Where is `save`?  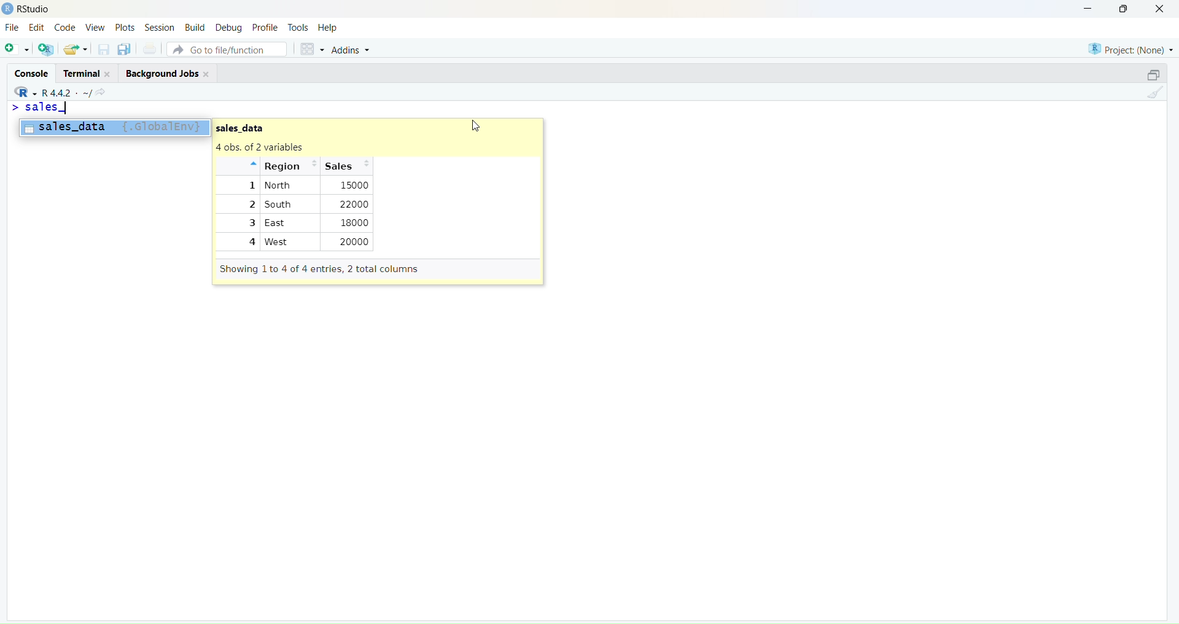 save is located at coordinates (103, 52).